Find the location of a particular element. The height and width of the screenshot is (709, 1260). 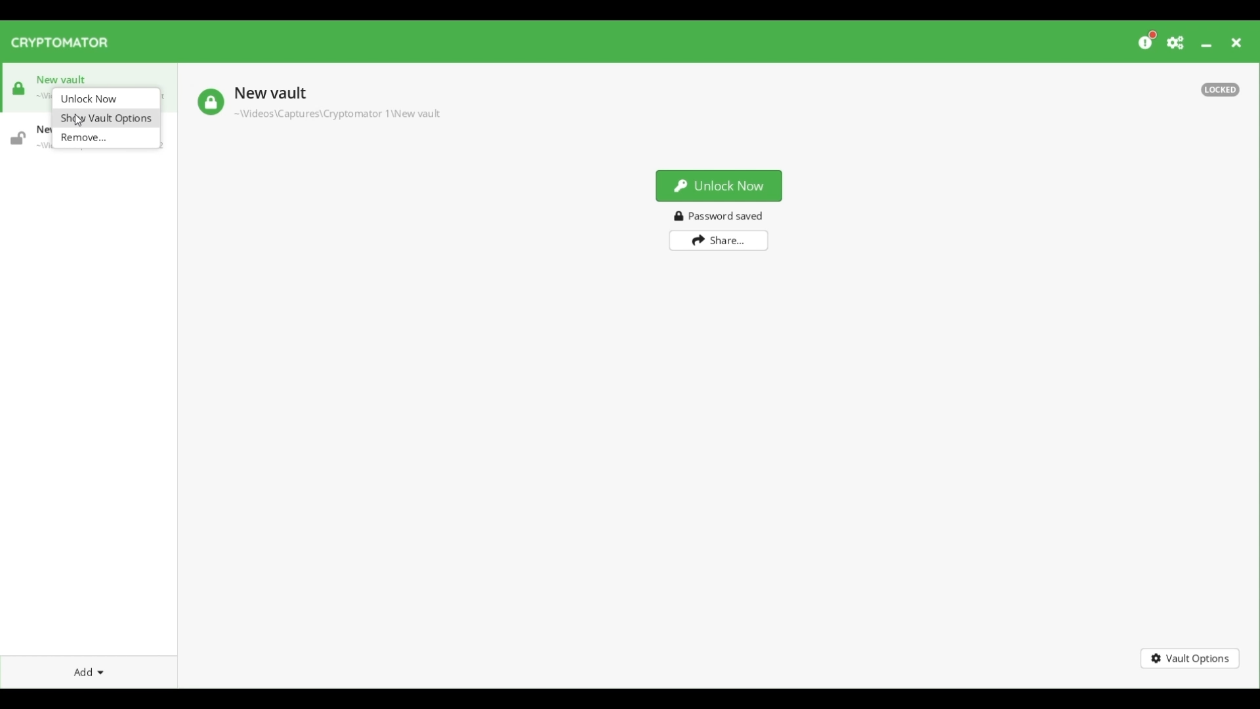

Status of selected vault is located at coordinates (210, 102).